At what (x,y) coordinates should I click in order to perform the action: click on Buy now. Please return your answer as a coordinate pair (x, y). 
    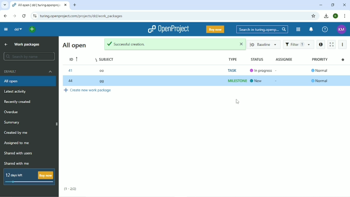
    Looking at the image, I should click on (215, 30).